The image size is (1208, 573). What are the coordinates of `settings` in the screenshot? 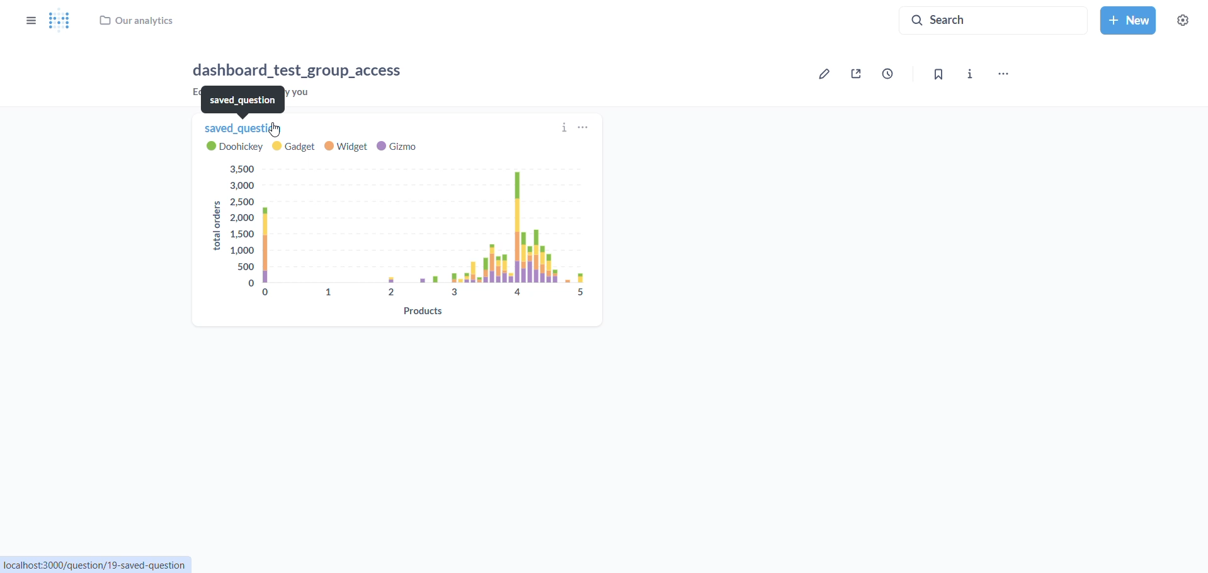 It's located at (1183, 20).